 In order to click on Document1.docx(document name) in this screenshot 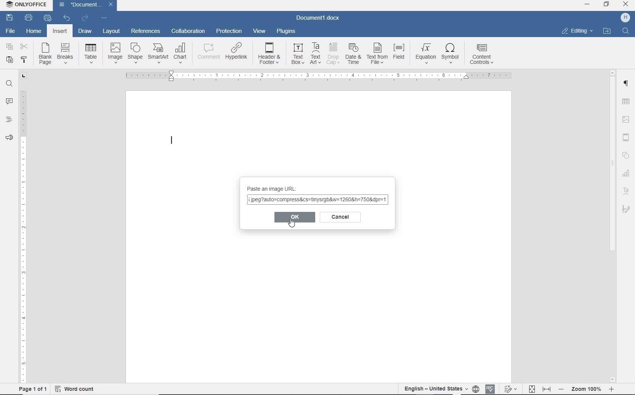, I will do `click(317, 18)`.